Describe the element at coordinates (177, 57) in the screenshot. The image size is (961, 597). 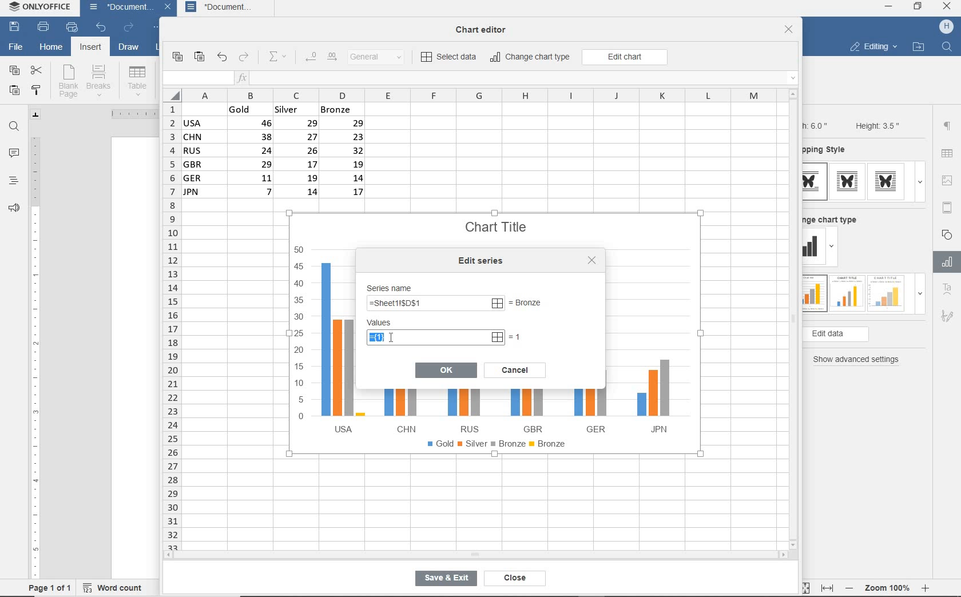
I see `copy` at that location.